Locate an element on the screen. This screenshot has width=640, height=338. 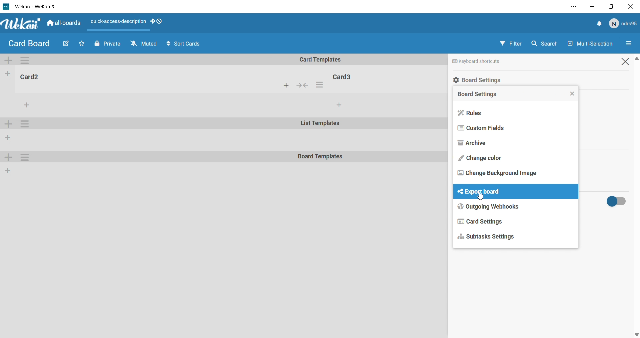
List Templates is located at coordinates (321, 124).